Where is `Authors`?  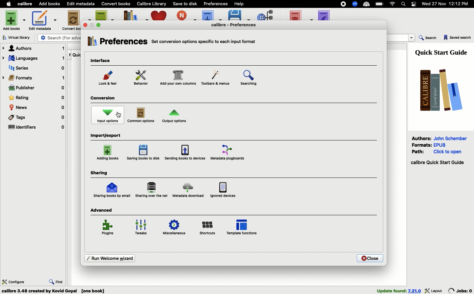 Authors is located at coordinates (422, 138).